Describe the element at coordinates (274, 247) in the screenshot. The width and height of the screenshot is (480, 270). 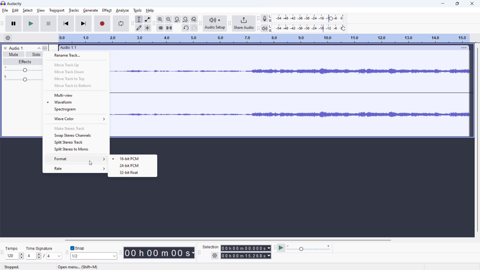
I see `play at speed toolbar` at that location.